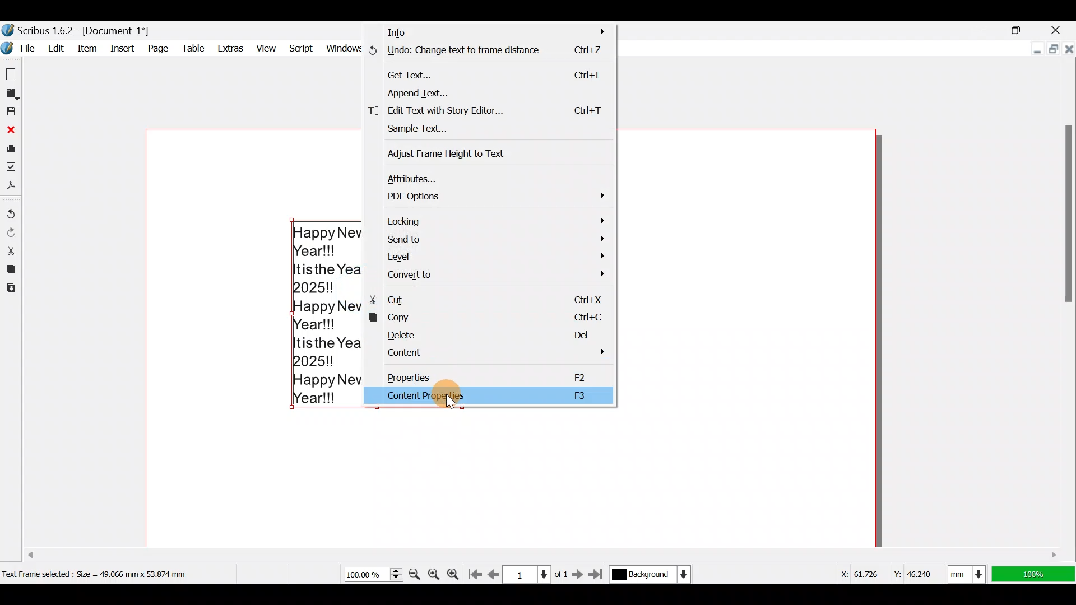 This screenshot has width=1076, height=605. What do you see at coordinates (1028, 49) in the screenshot?
I see `Minimize` at bounding box center [1028, 49].